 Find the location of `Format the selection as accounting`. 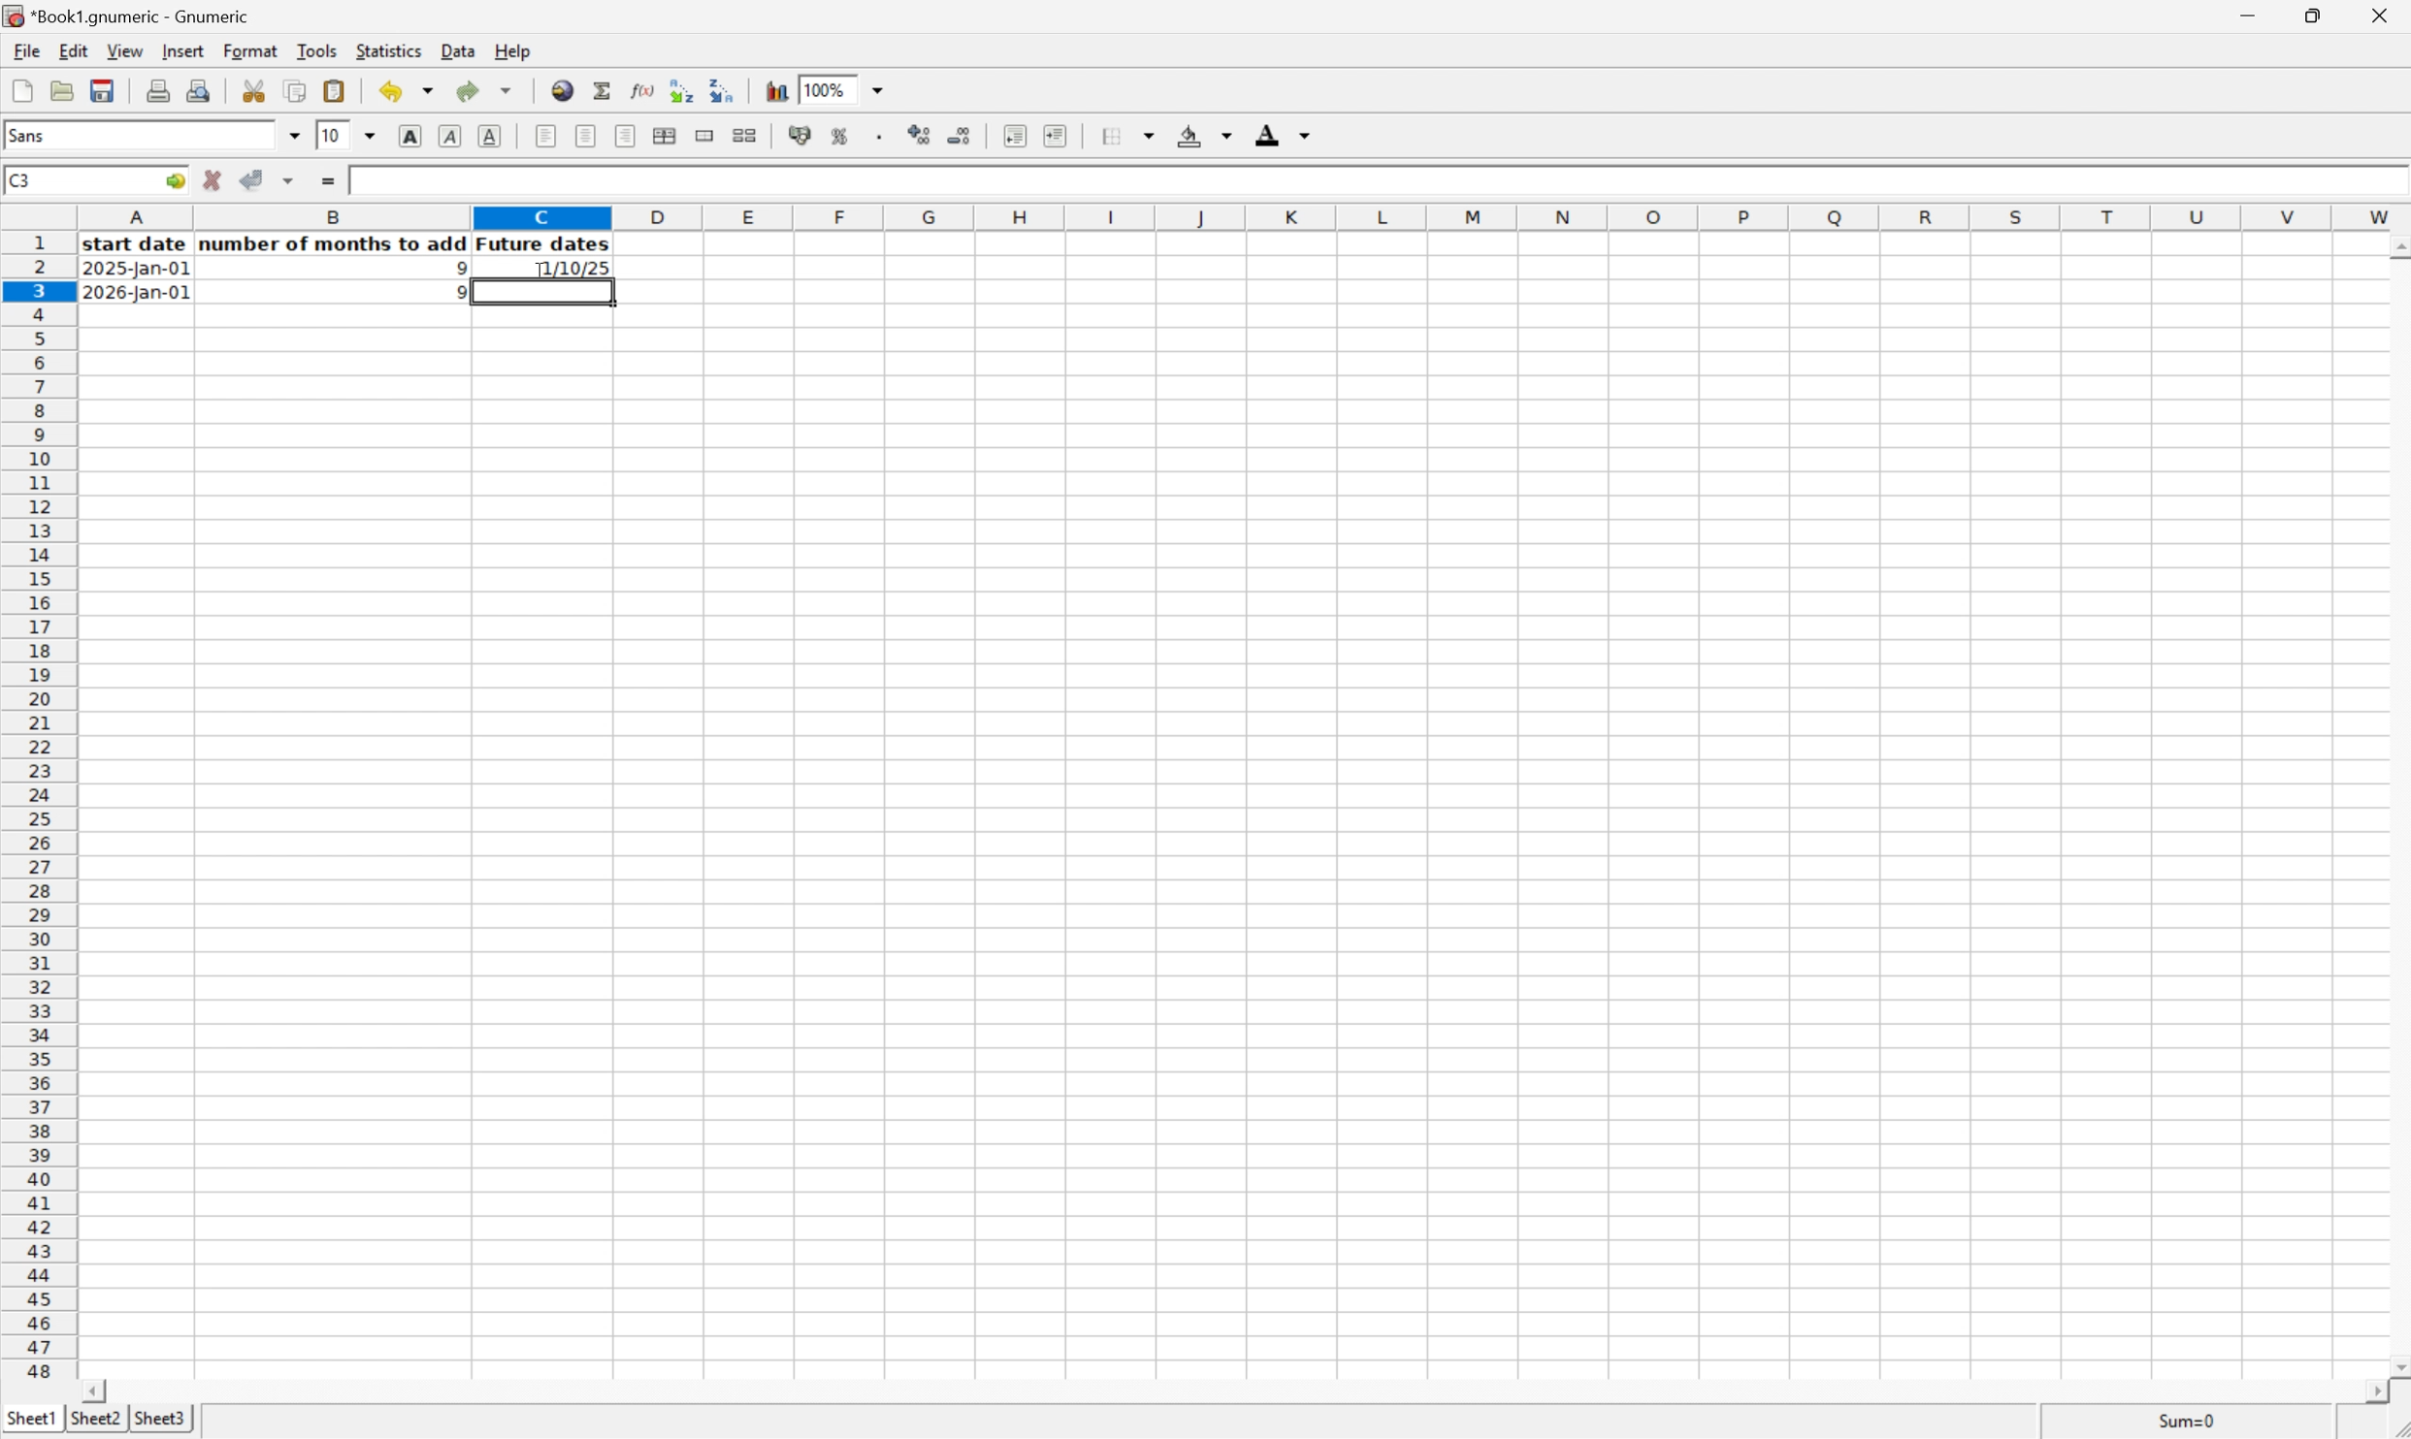

Format the selection as accounting is located at coordinates (798, 136).